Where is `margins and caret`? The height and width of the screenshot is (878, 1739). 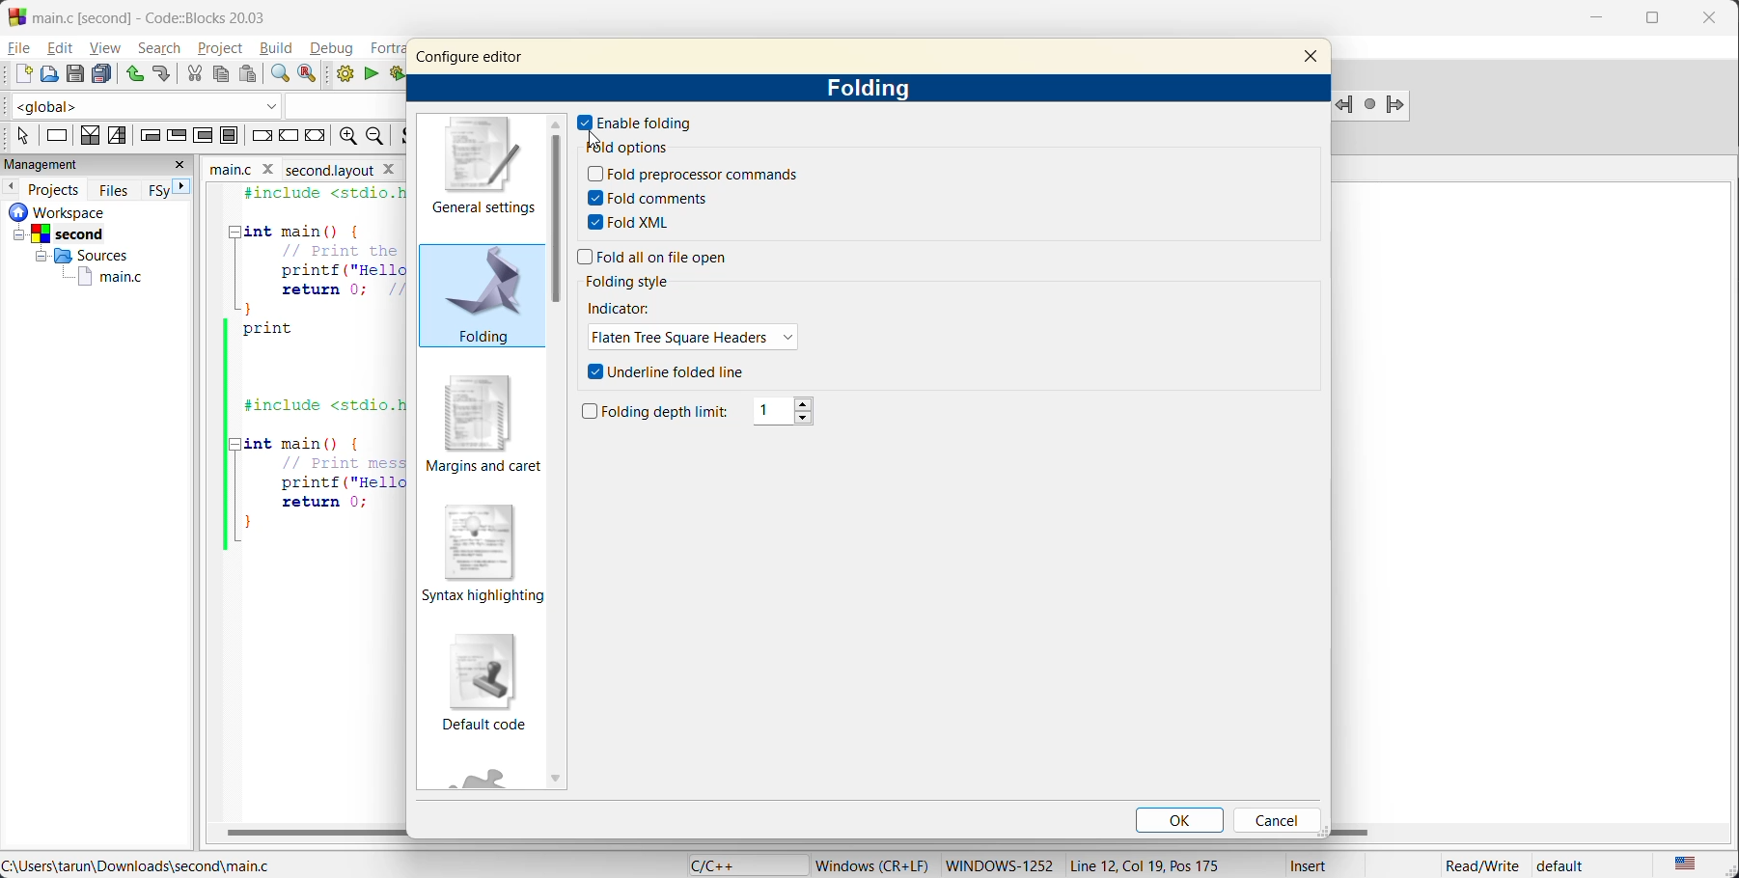
margins and caret is located at coordinates (486, 423).